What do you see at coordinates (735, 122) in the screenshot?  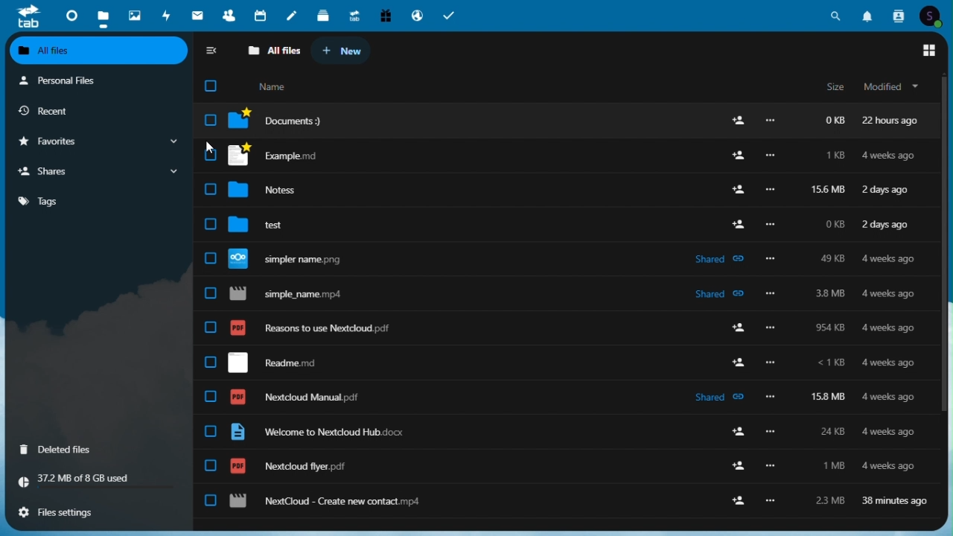 I see `add user` at bounding box center [735, 122].